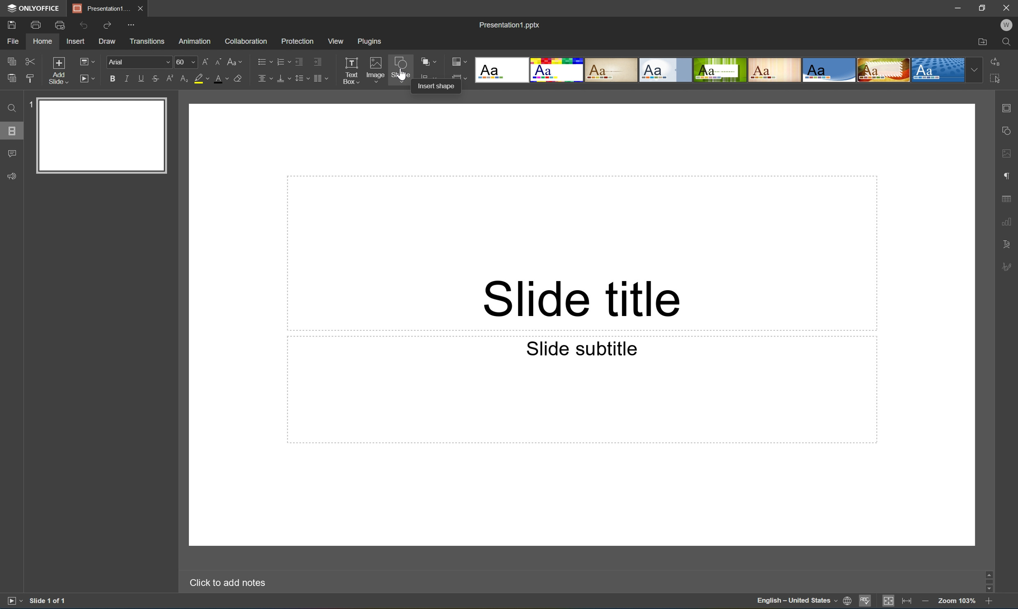 The image size is (1018, 609). I want to click on Add slide, so click(57, 70).